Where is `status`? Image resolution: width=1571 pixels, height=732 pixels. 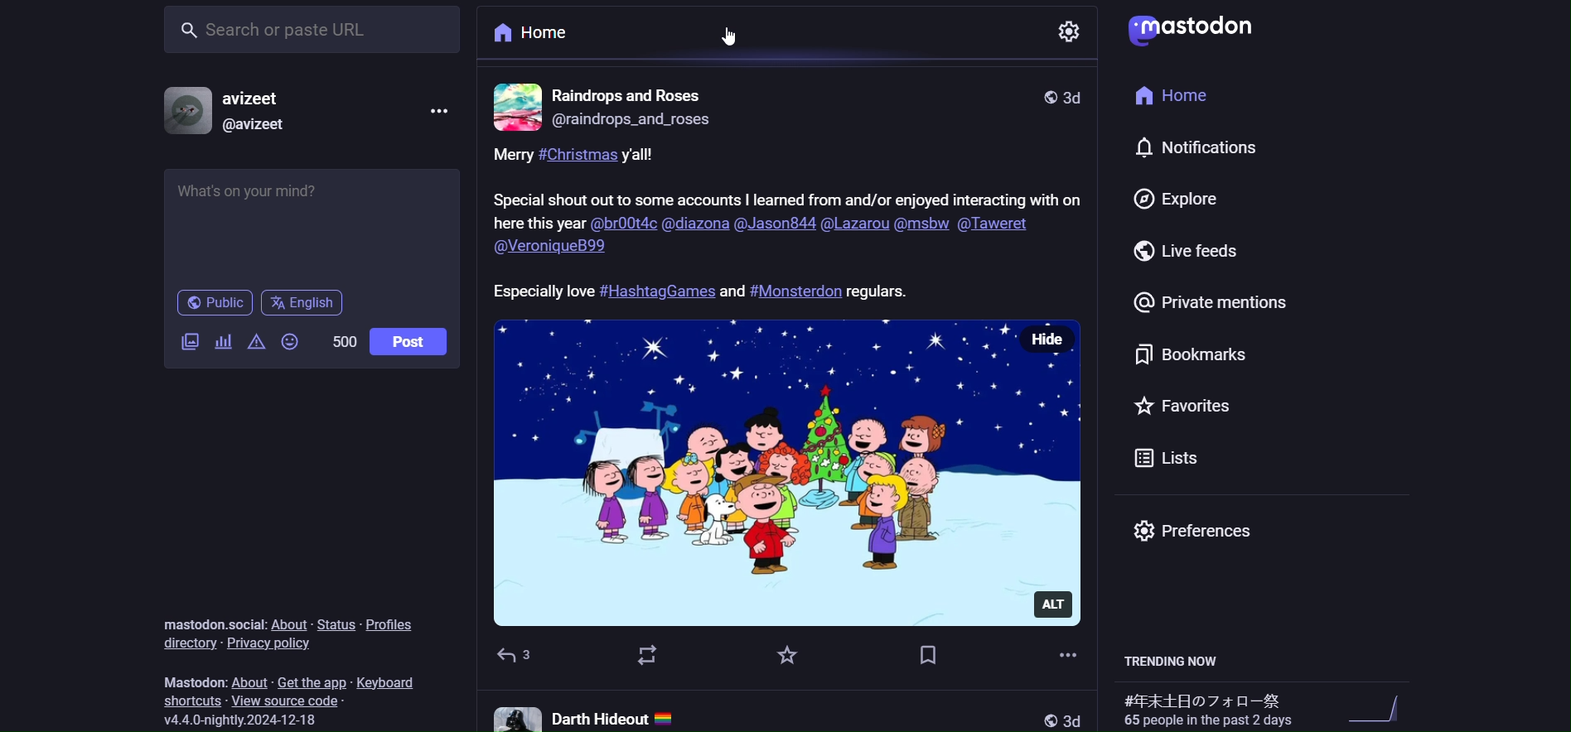 status is located at coordinates (331, 624).